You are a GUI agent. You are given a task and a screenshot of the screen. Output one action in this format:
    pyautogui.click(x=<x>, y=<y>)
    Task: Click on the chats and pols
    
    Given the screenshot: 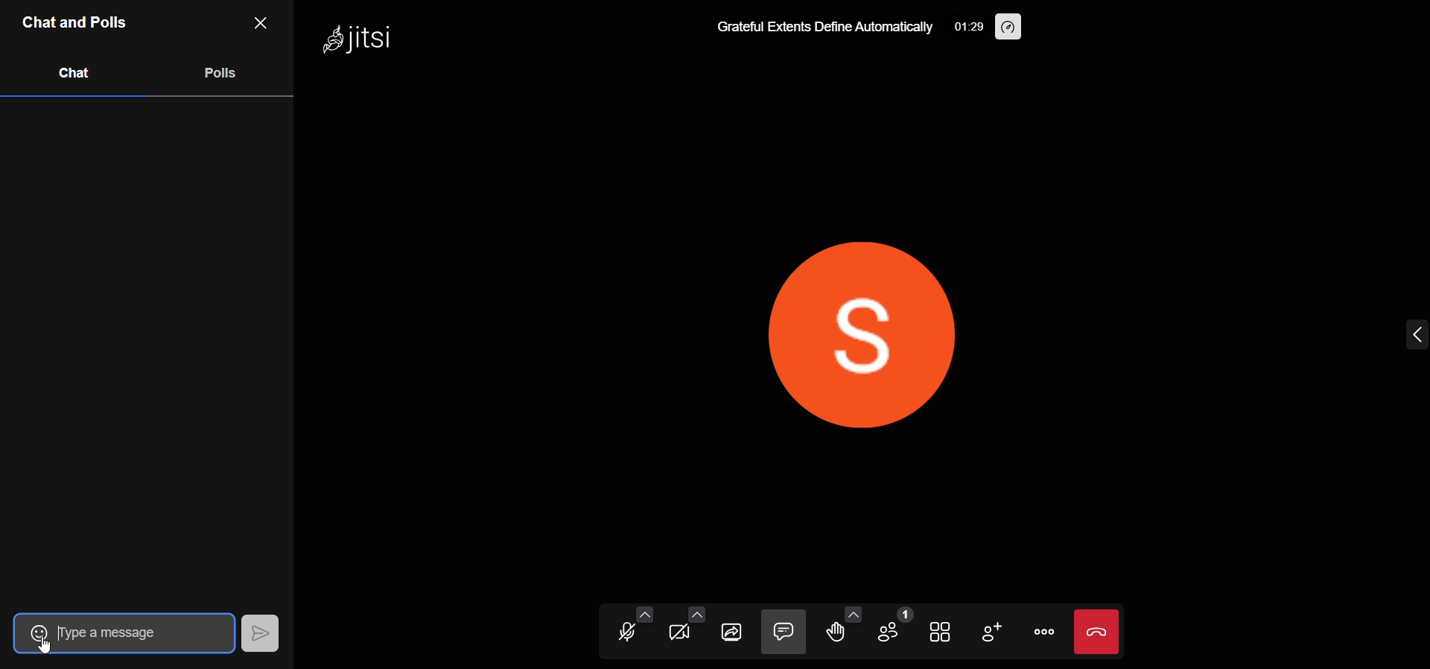 What is the action you would take?
    pyautogui.click(x=77, y=23)
    